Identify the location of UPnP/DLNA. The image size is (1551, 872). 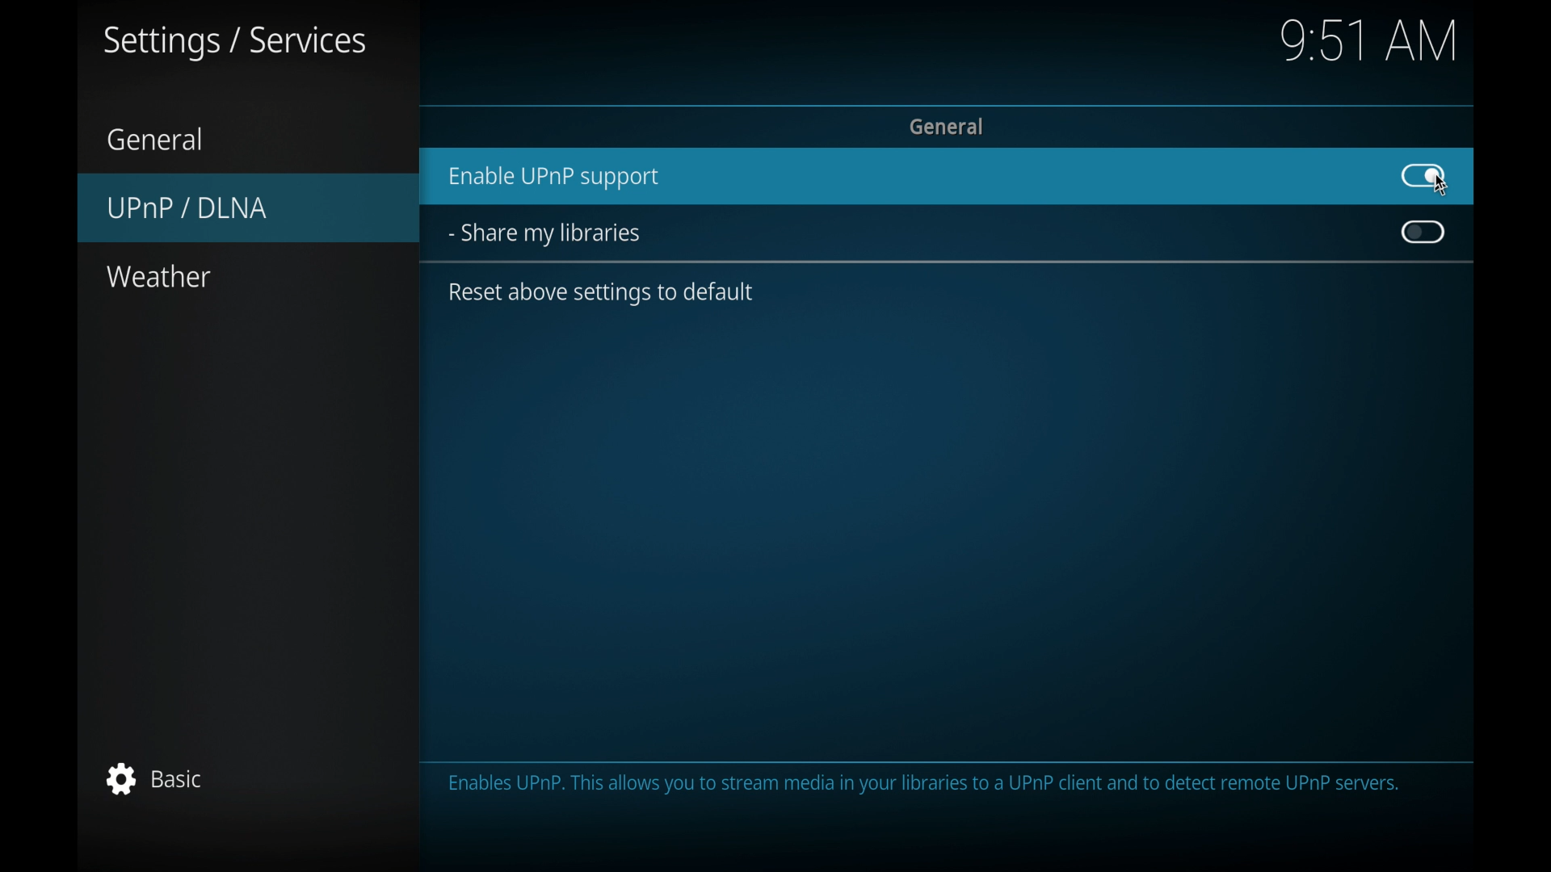
(237, 204).